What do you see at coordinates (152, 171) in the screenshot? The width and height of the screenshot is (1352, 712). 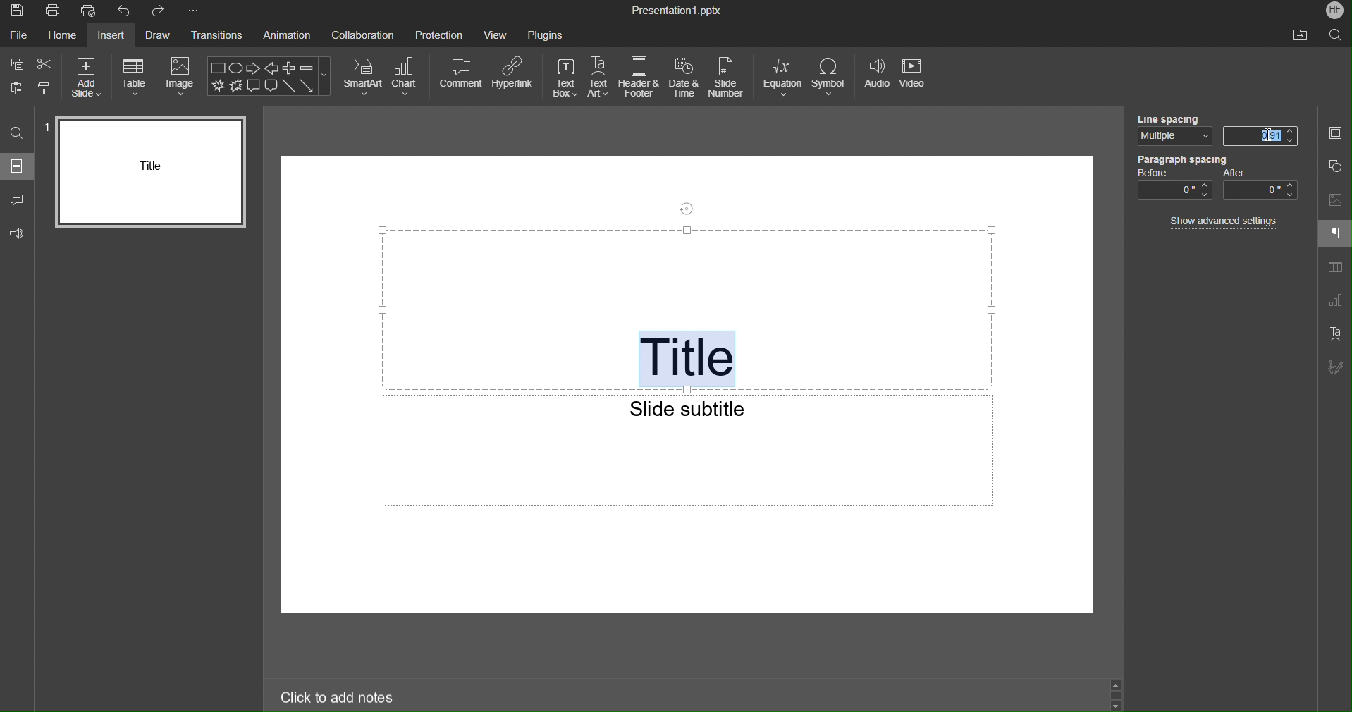 I see `Slide 1` at bounding box center [152, 171].